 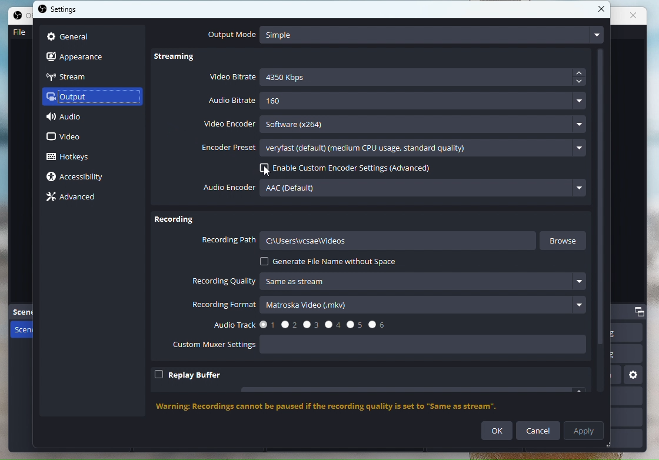 I want to click on Stream, so click(x=80, y=76).